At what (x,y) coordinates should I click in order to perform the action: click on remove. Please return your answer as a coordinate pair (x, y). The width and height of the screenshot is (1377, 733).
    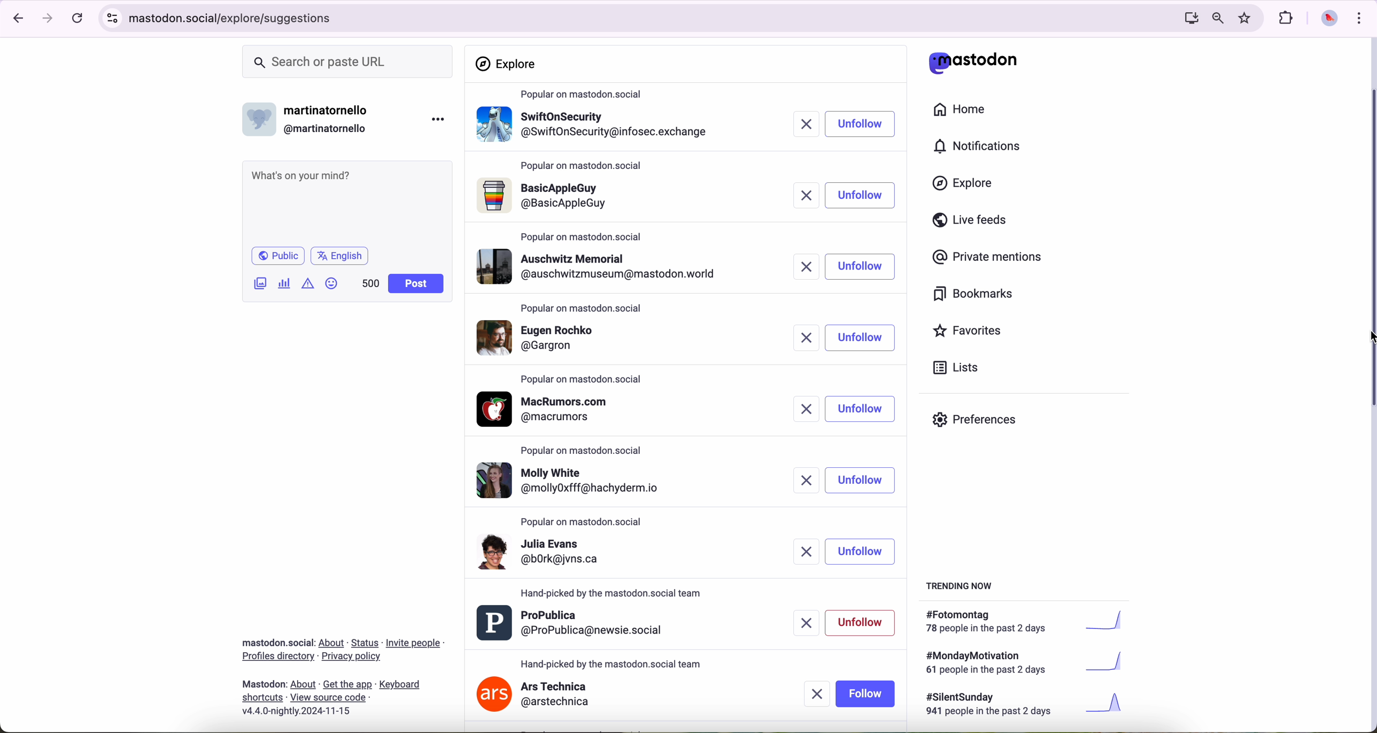
    Looking at the image, I should click on (802, 480).